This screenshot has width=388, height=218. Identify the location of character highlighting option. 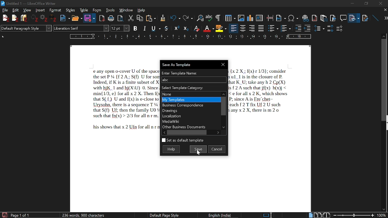
(221, 28).